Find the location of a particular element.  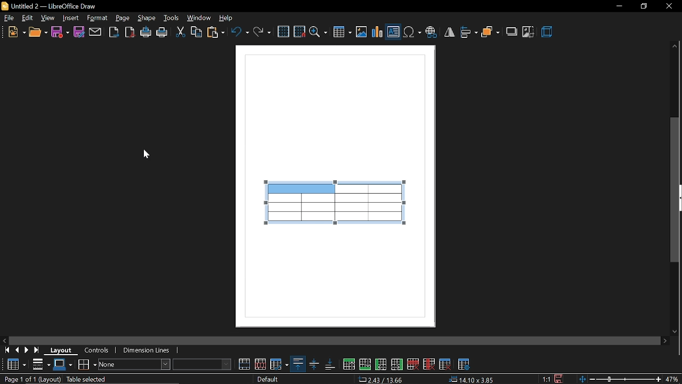

file is located at coordinates (7, 18).